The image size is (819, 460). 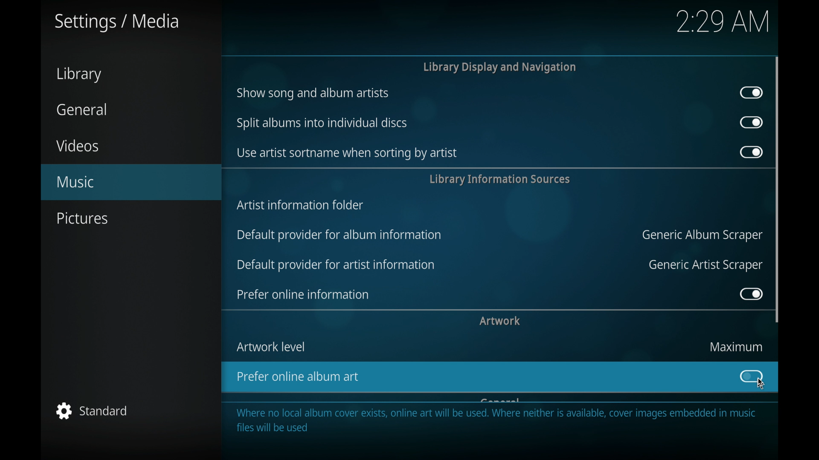 What do you see at coordinates (751, 152) in the screenshot?
I see `toggle button` at bounding box center [751, 152].